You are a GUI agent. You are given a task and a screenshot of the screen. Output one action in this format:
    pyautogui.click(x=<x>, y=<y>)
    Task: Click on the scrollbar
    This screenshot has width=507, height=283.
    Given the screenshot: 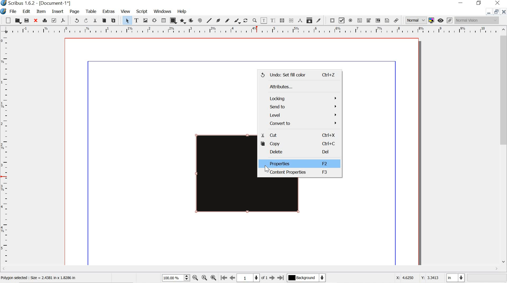 What is the action you would take?
    pyautogui.click(x=504, y=149)
    